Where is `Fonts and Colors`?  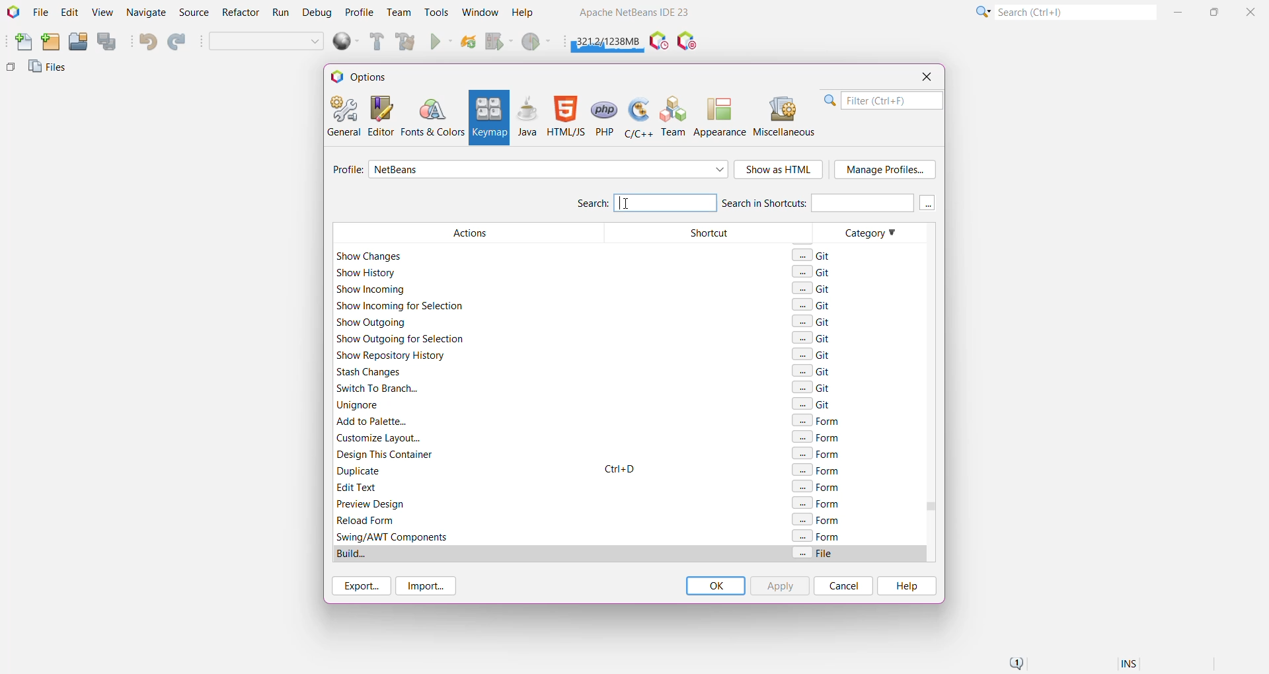
Fonts and Colors is located at coordinates (432, 116).